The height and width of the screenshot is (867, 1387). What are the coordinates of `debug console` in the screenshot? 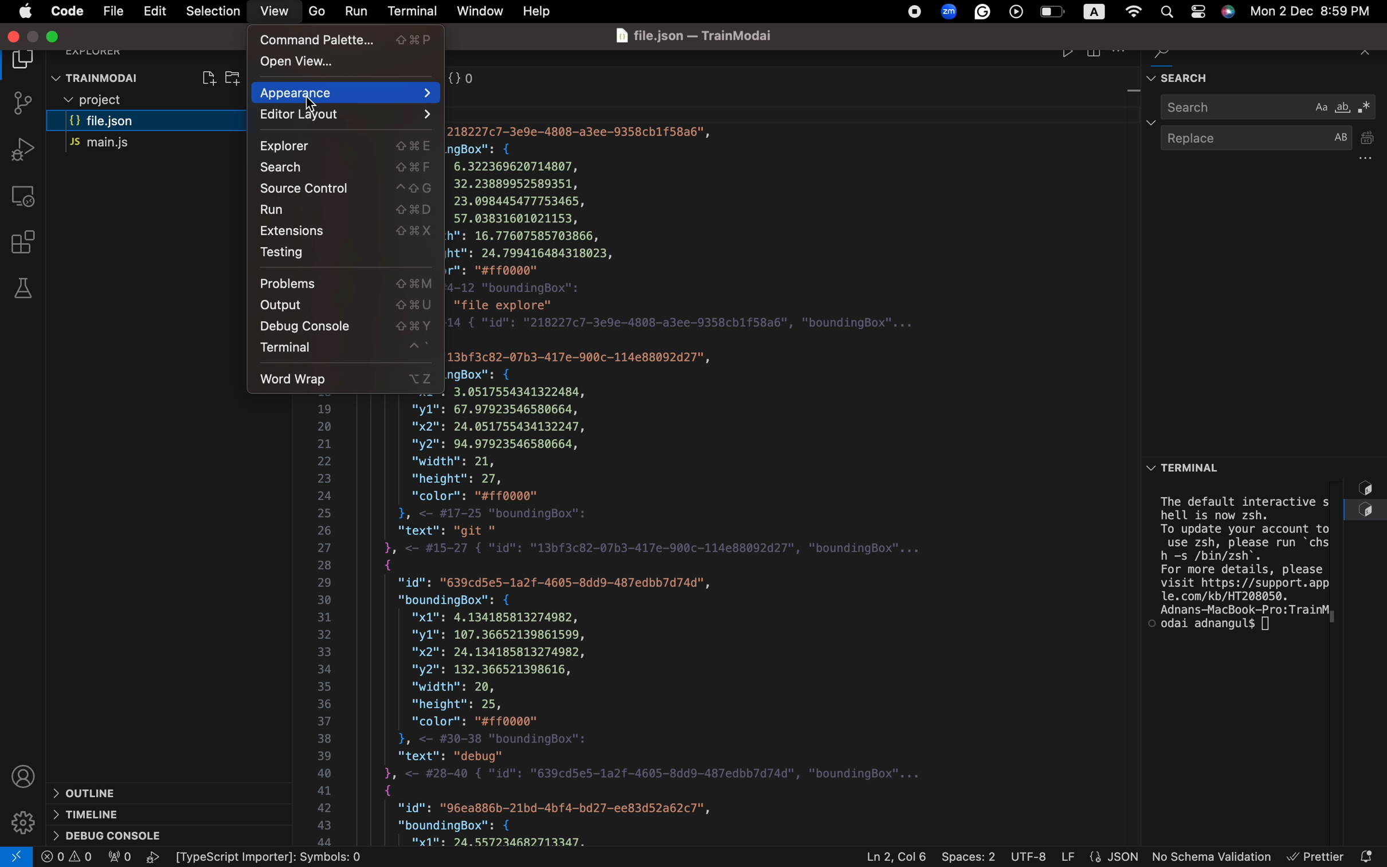 It's located at (347, 327).